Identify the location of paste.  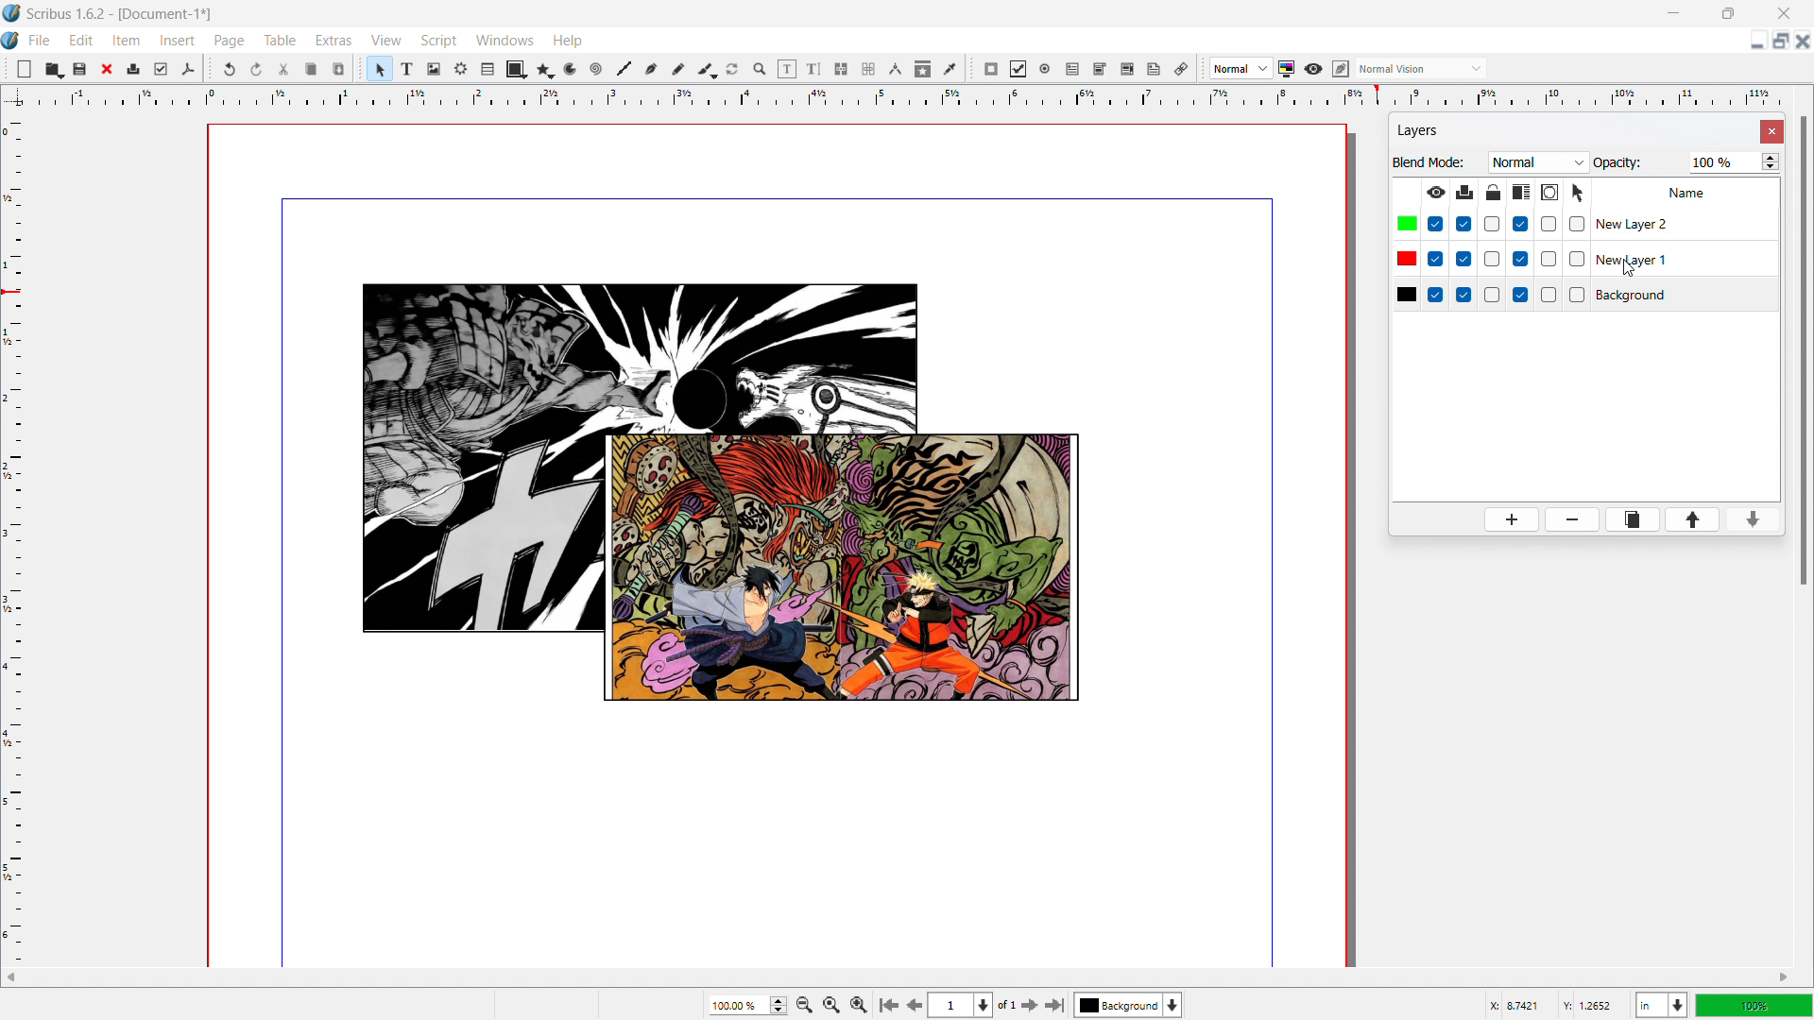
(339, 69).